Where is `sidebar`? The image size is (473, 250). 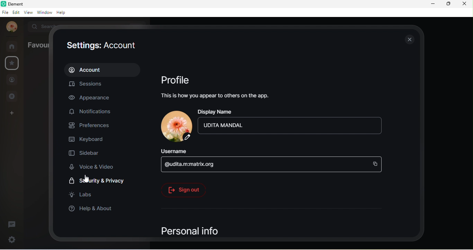
sidebar is located at coordinates (86, 152).